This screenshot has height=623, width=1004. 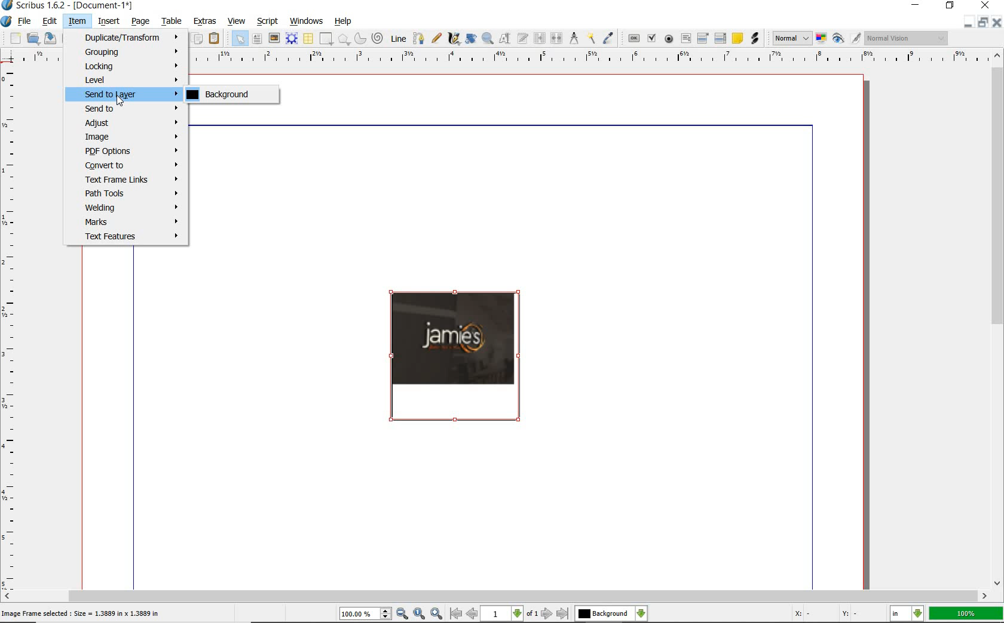 I want to click on new, so click(x=14, y=38).